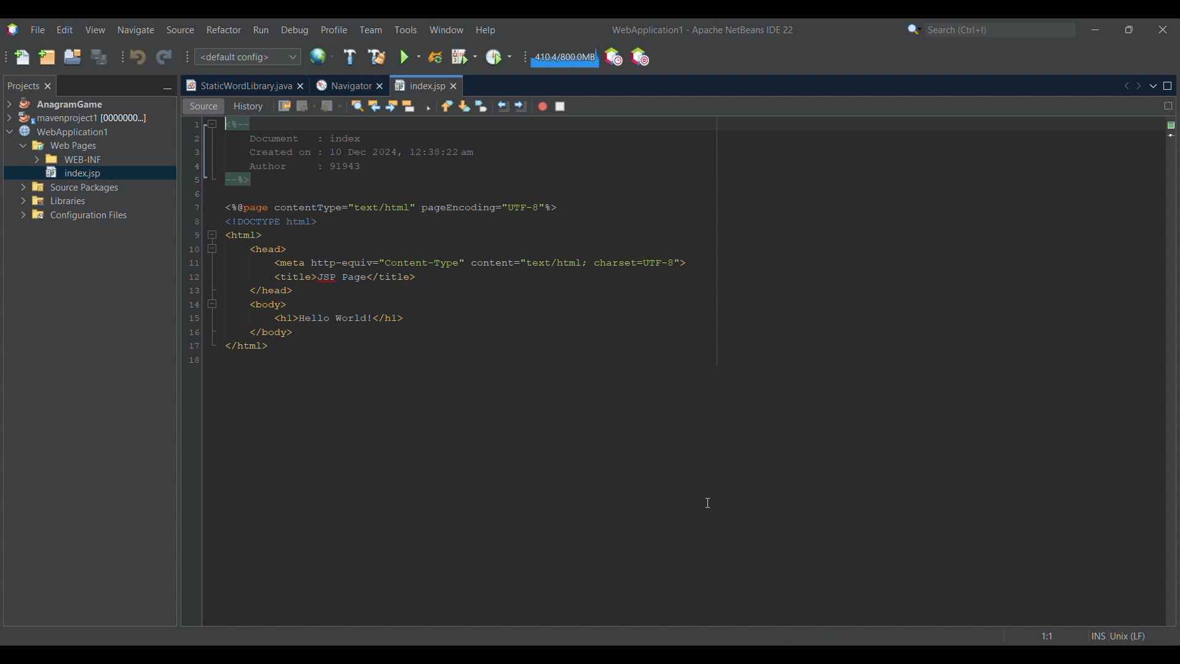 This screenshot has width=1180, height=664. I want to click on Toggle rectangular selection, so click(425, 105).